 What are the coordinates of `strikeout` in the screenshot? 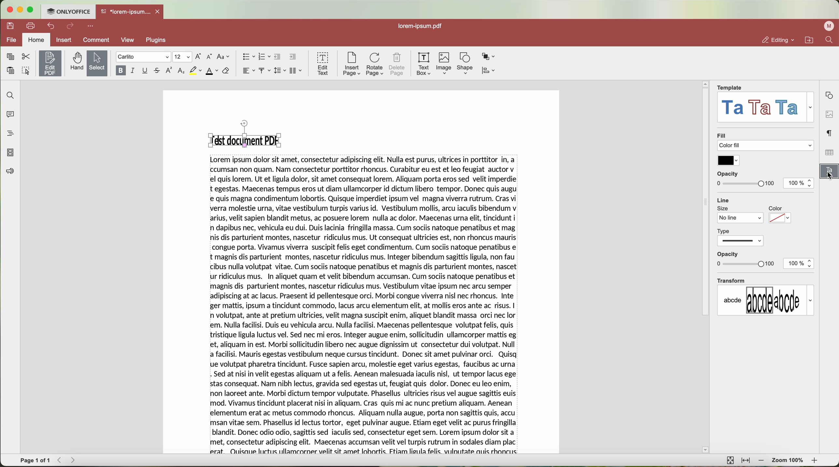 It's located at (158, 71).